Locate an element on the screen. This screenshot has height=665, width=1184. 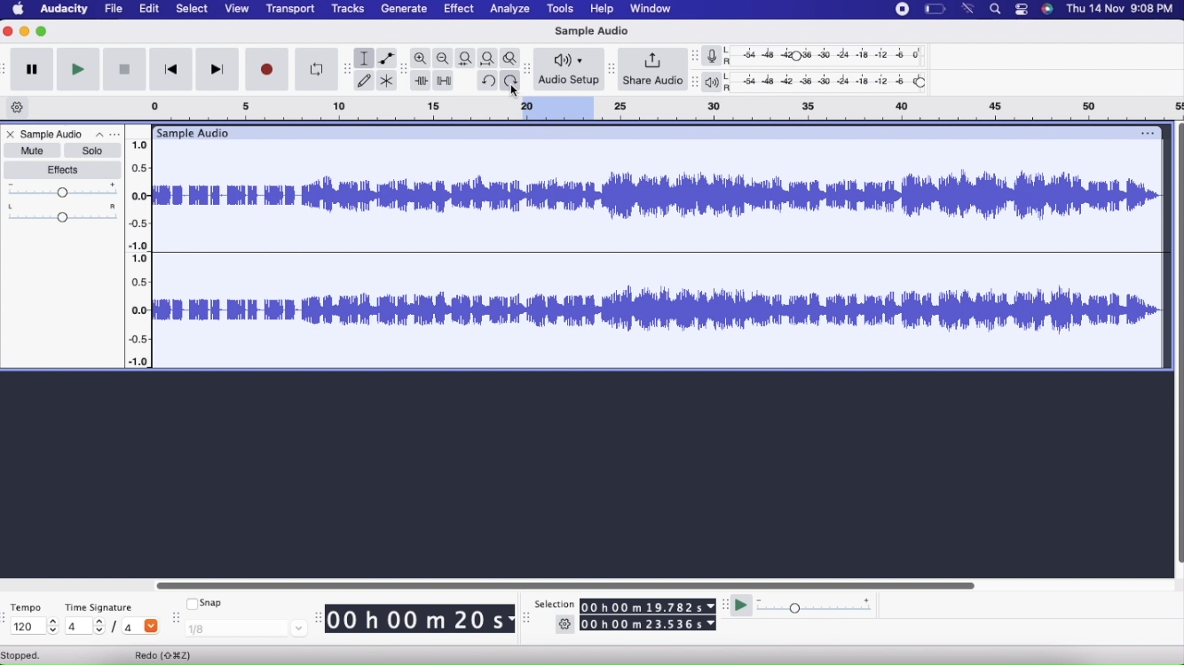
Timeline options is located at coordinates (16, 107).